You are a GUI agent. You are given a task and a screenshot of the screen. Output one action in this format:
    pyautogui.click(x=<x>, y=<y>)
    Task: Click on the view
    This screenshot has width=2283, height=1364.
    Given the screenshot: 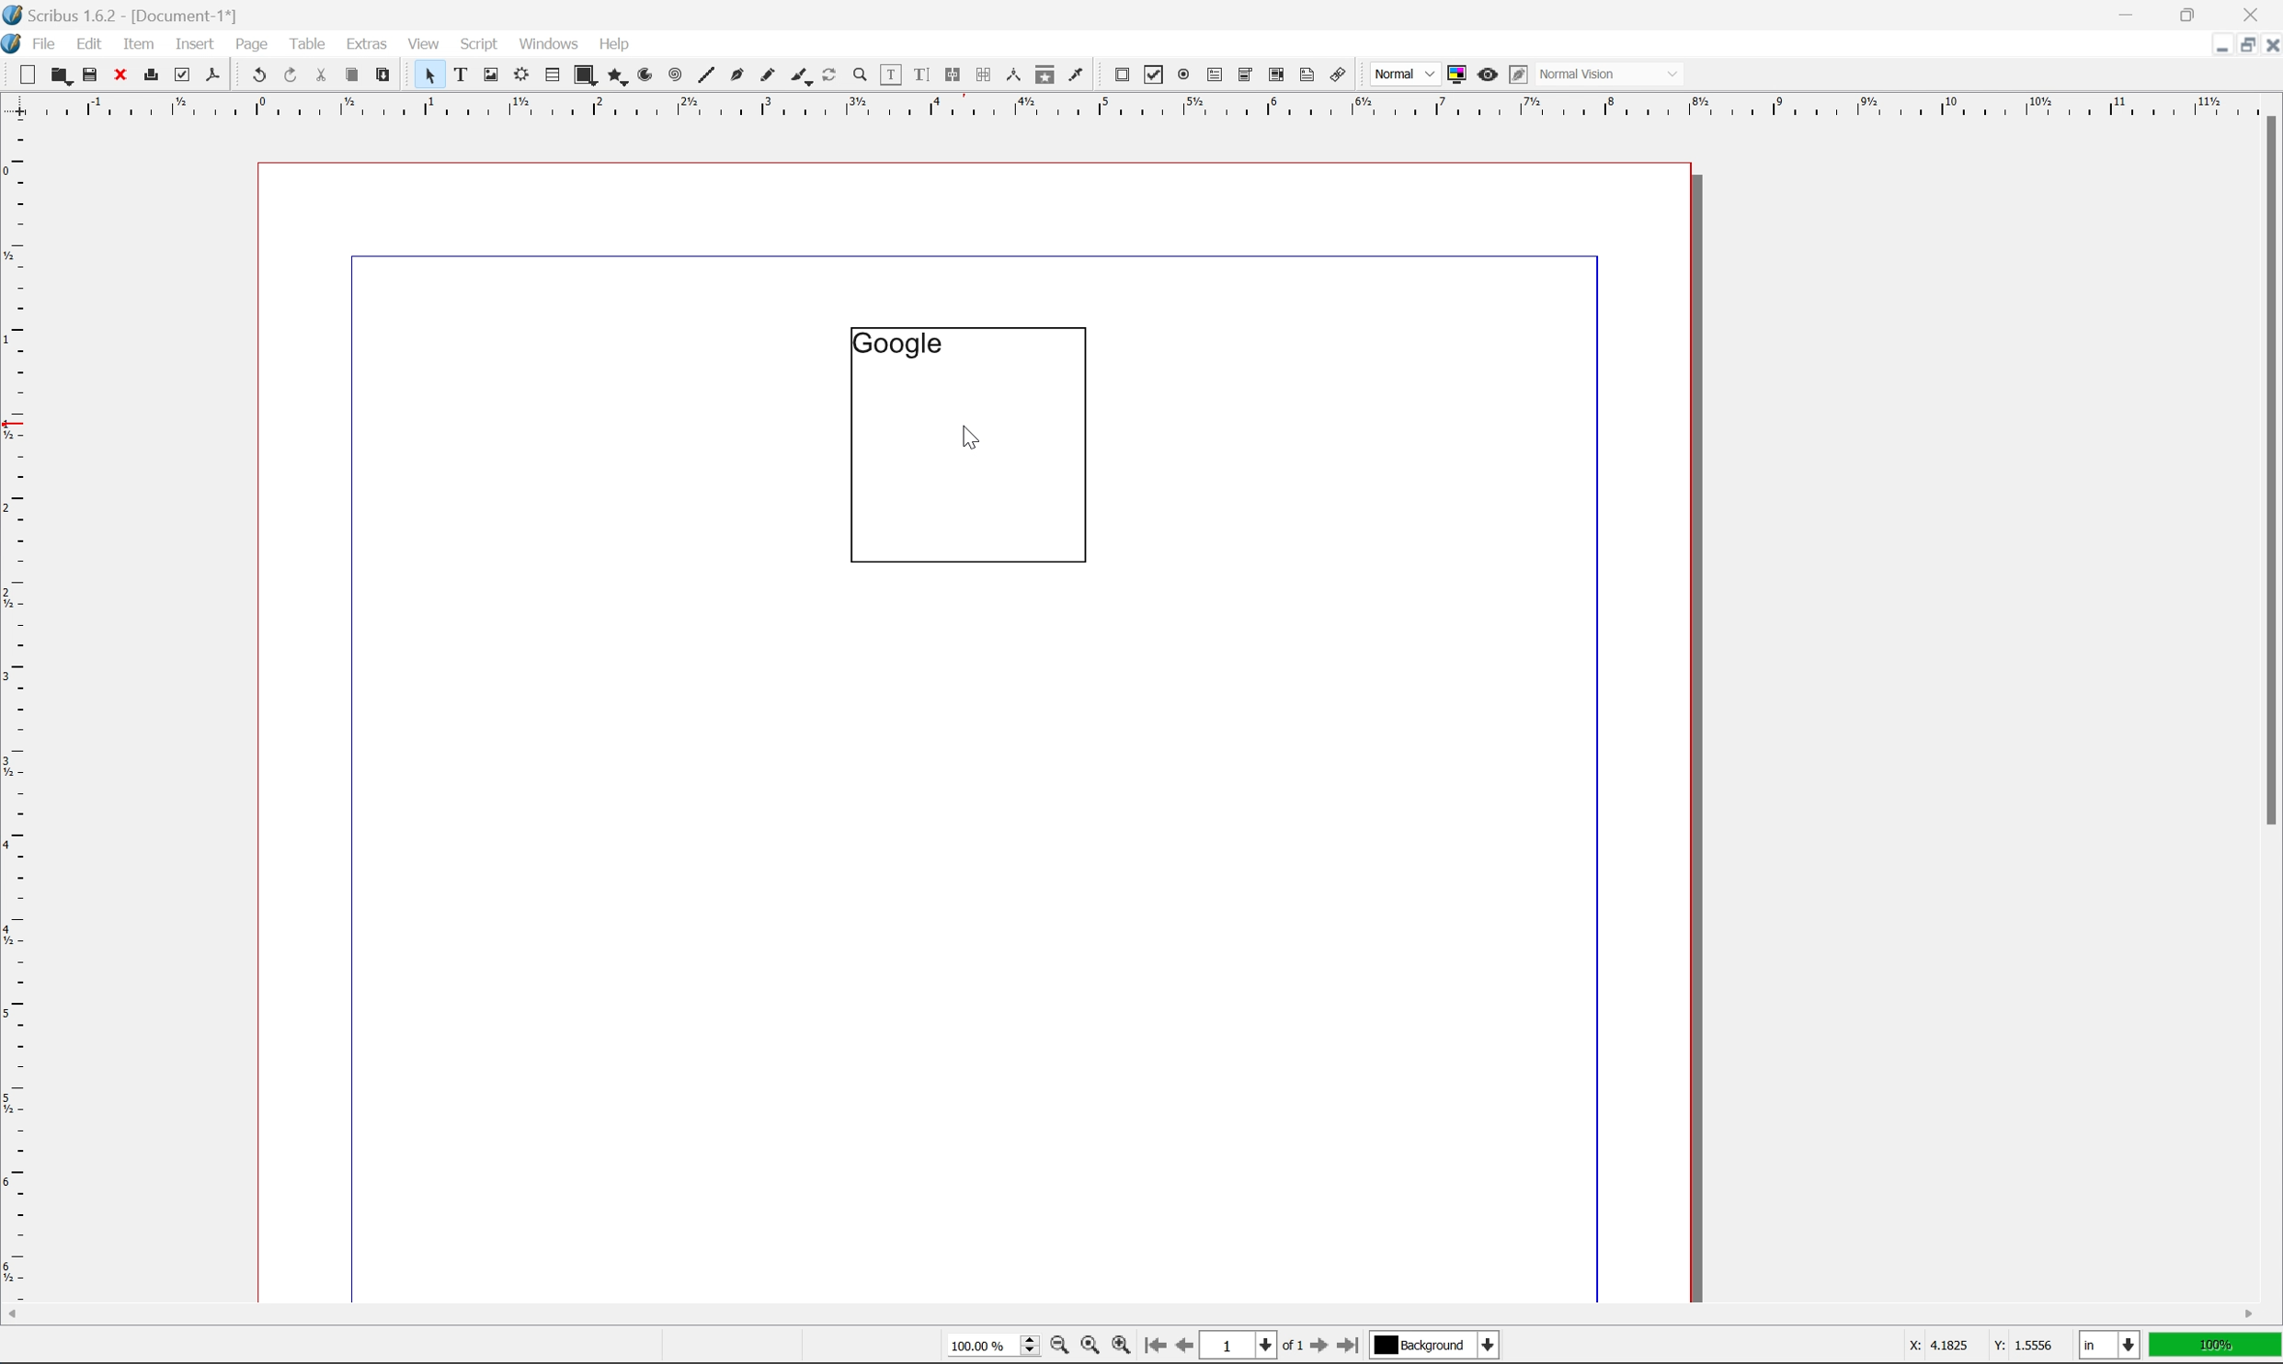 What is the action you would take?
    pyautogui.click(x=428, y=42)
    